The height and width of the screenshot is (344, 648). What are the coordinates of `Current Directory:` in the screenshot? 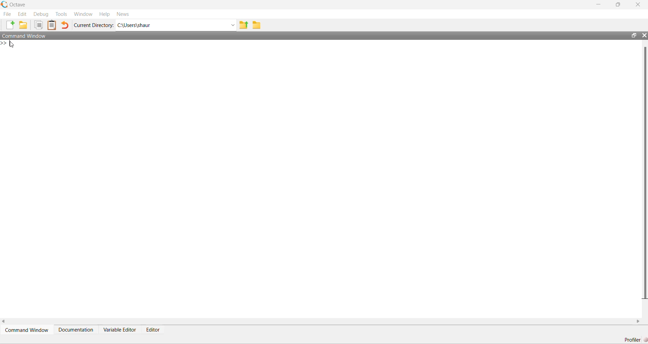 It's located at (94, 25).